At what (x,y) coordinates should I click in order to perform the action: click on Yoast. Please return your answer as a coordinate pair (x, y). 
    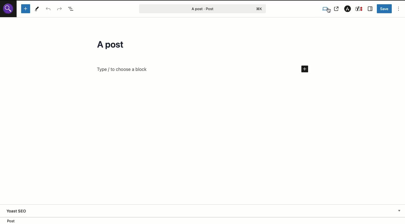
    Looking at the image, I should click on (359, 9).